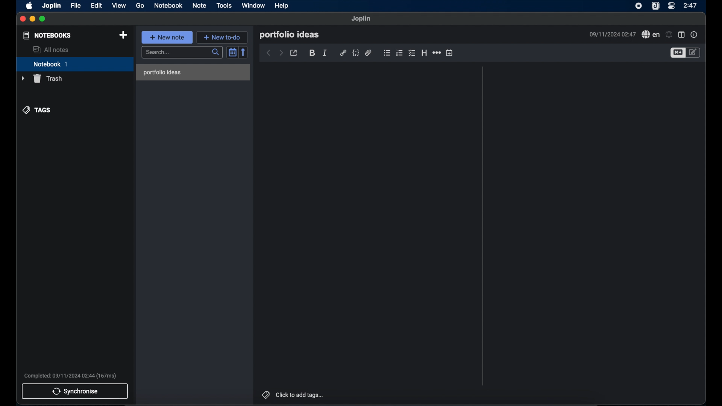 The height and width of the screenshot is (406, 722). Describe the element at coordinates (282, 6) in the screenshot. I see `help` at that location.